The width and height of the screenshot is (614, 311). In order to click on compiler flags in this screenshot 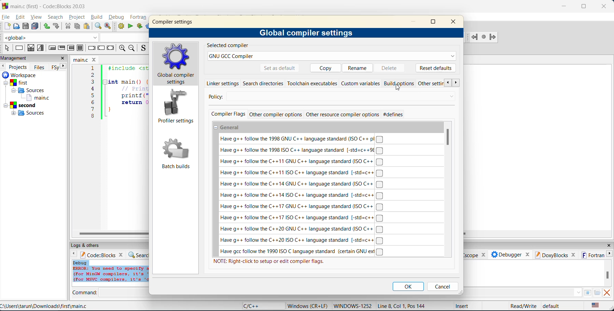, I will do `click(228, 114)`.